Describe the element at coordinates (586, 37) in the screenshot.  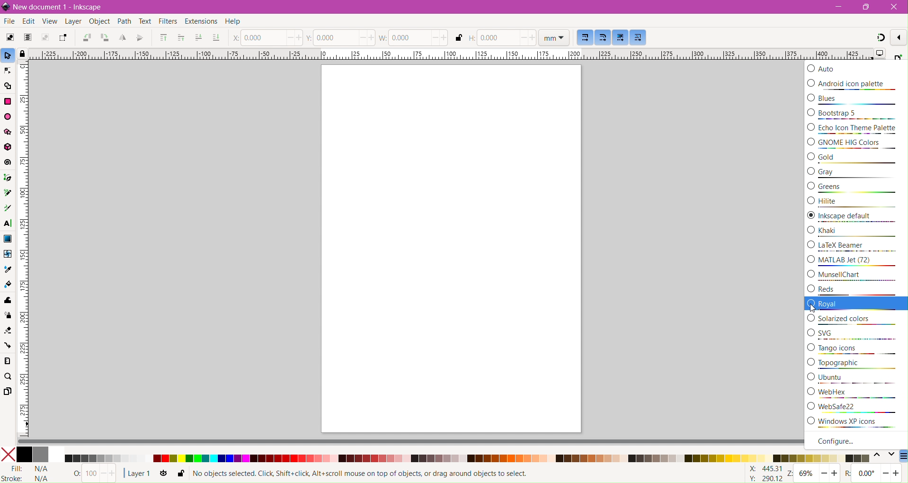
I see `When scaling objects, scale the stroke width by the same proportion` at that location.